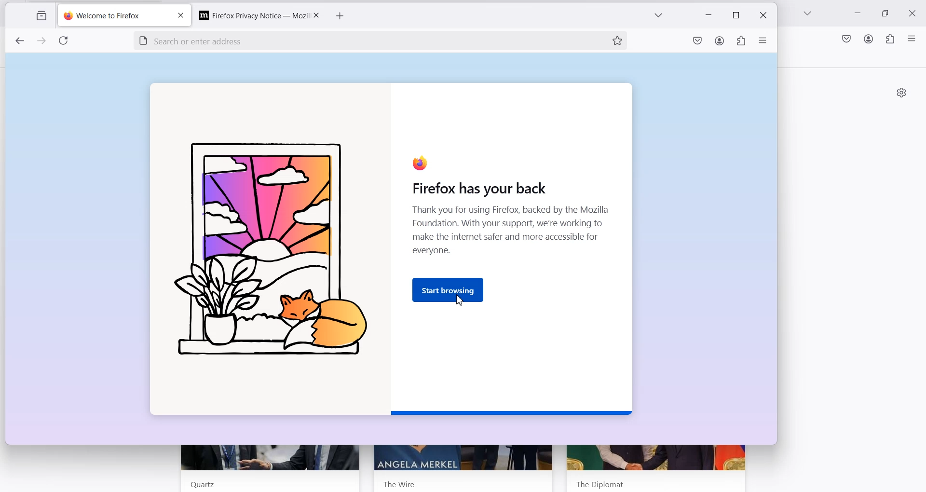 Image resolution: width=926 pixels, height=492 pixels. What do you see at coordinates (763, 42) in the screenshot?
I see `open application menu` at bounding box center [763, 42].